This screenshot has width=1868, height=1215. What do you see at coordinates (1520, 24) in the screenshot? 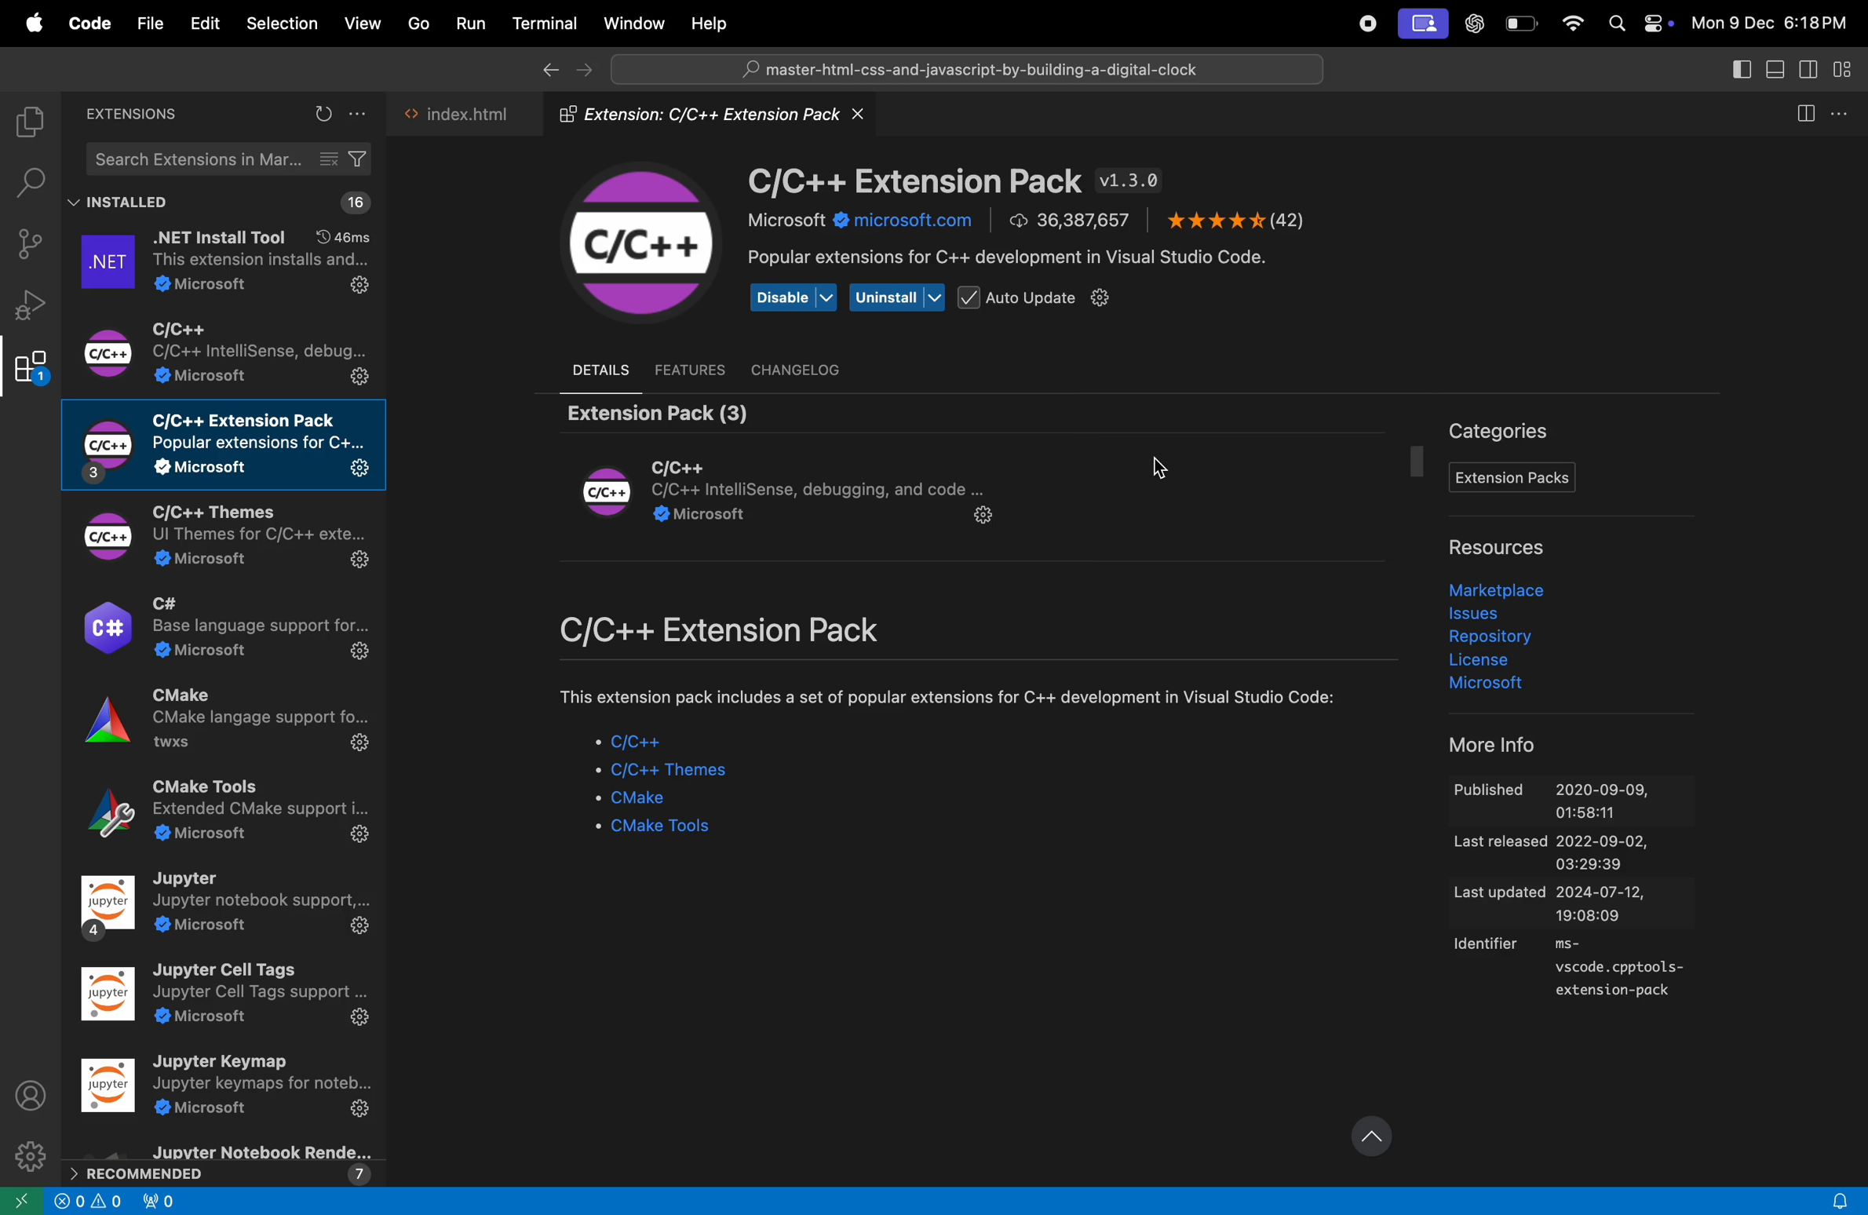
I see `battery` at bounding box center [1520, 24].